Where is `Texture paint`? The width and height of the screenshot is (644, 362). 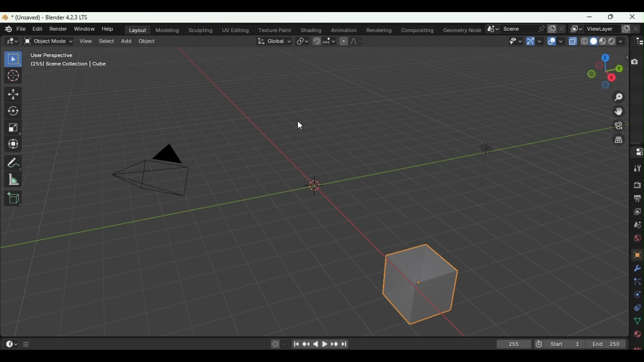
Texture paint is located at coordinates (277, 30).